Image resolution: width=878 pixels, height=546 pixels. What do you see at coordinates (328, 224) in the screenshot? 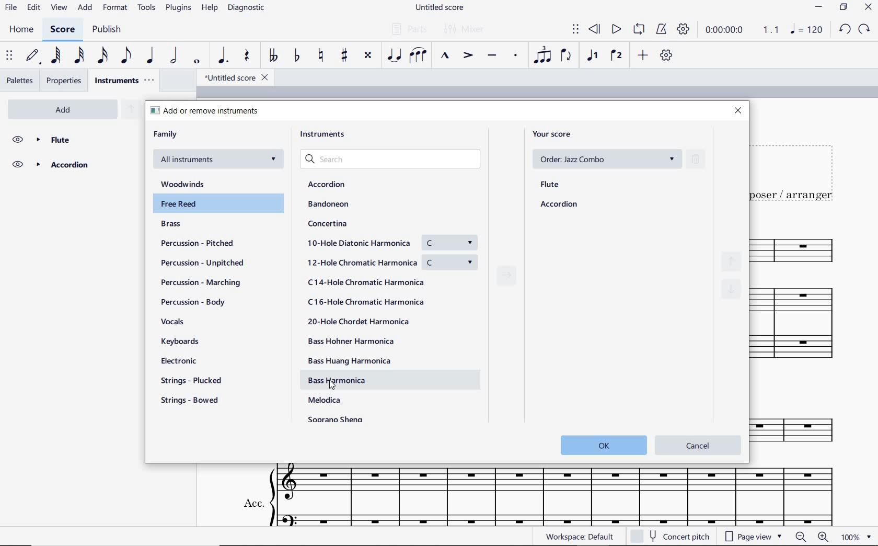
I see `Concertina` at bounding box center [328, 224].